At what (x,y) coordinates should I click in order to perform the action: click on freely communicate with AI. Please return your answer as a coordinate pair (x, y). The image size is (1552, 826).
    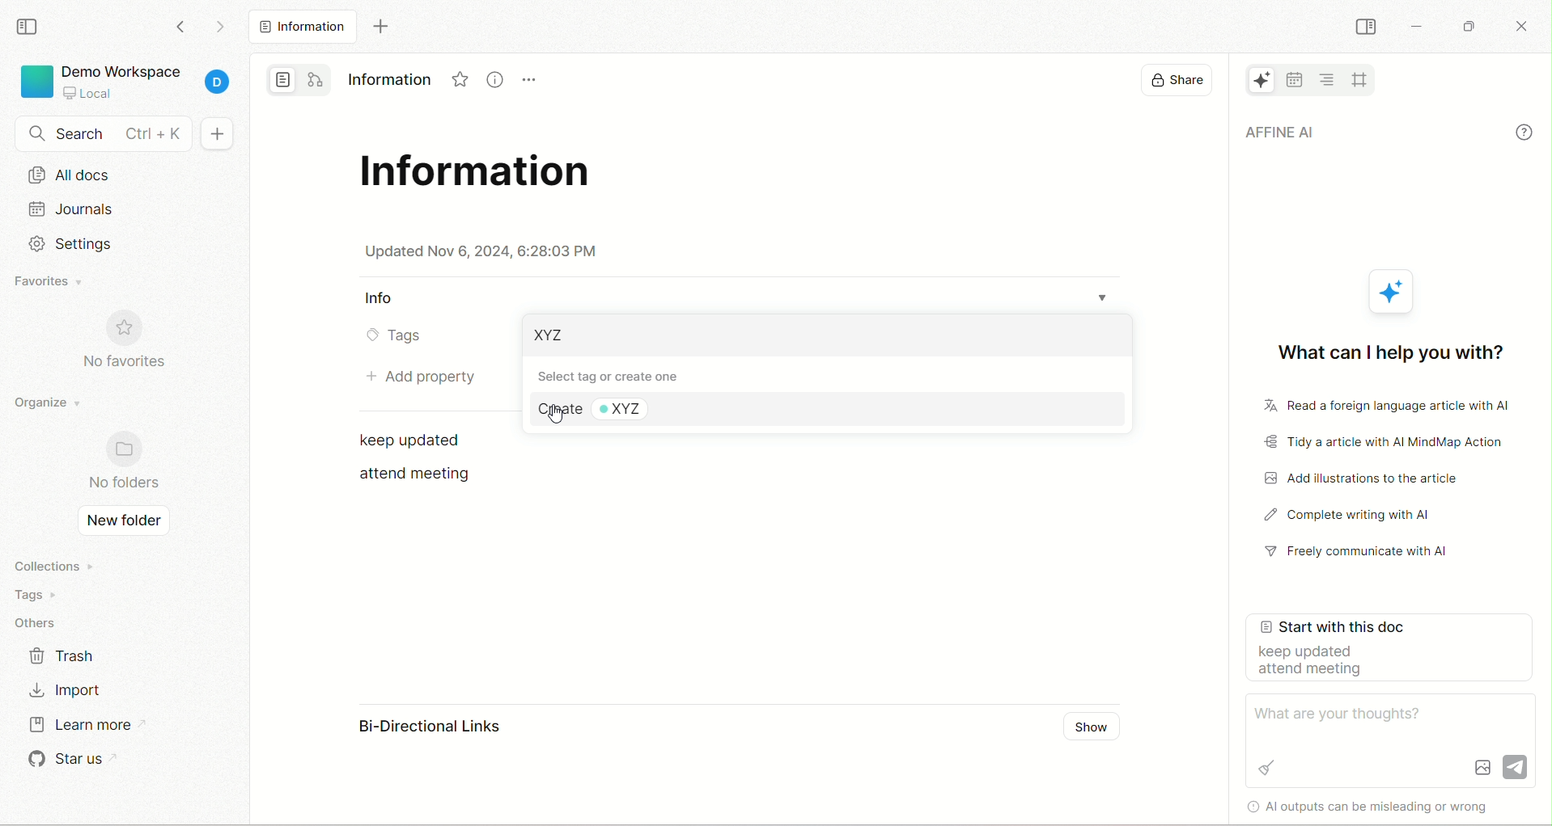
    Looking at the image, I should click on (1365, 555).